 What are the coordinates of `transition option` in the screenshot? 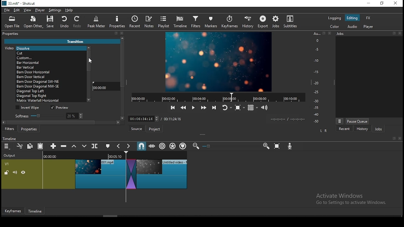 It's located at (50, 72).